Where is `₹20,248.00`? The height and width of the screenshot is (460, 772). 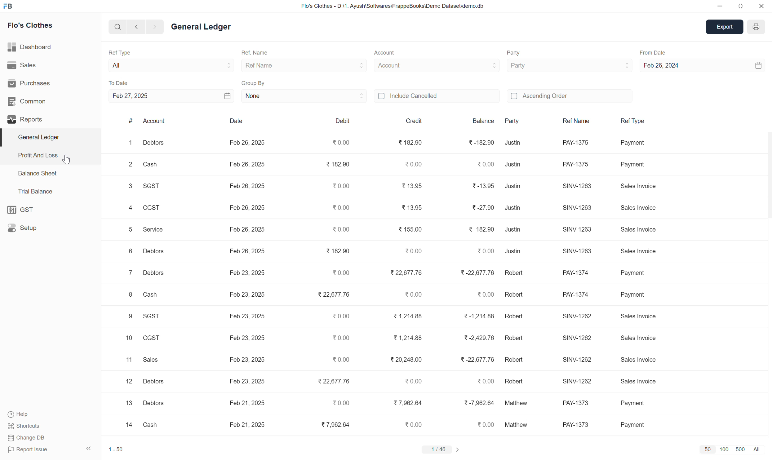
₹20,248.00 is located at coordinates (407, 360).